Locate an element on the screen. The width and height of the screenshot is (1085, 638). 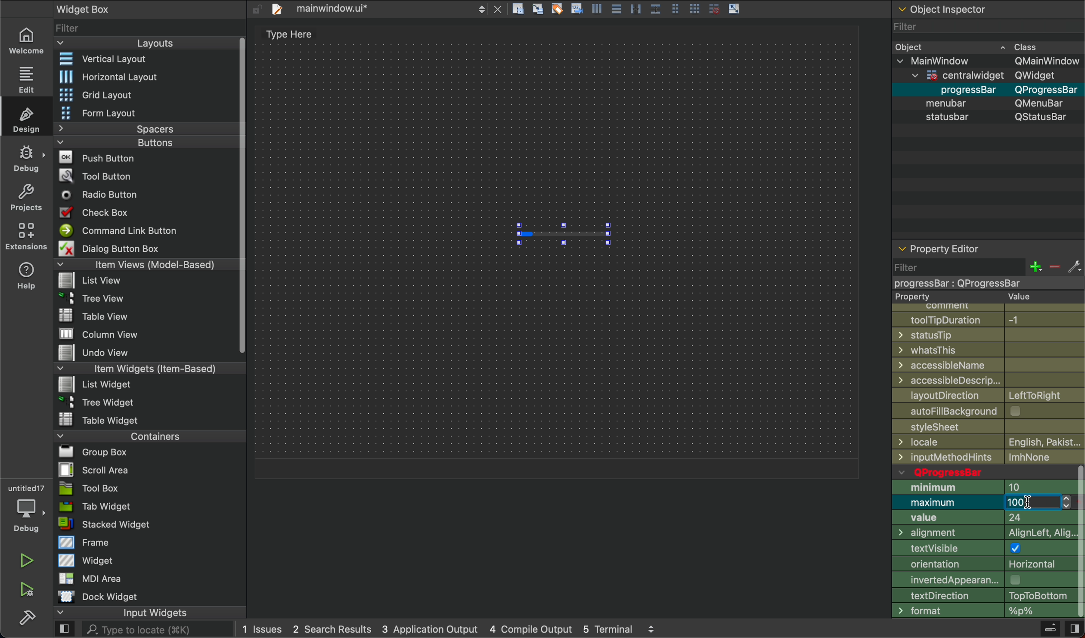
autofill is located at coordinates (992, 409).